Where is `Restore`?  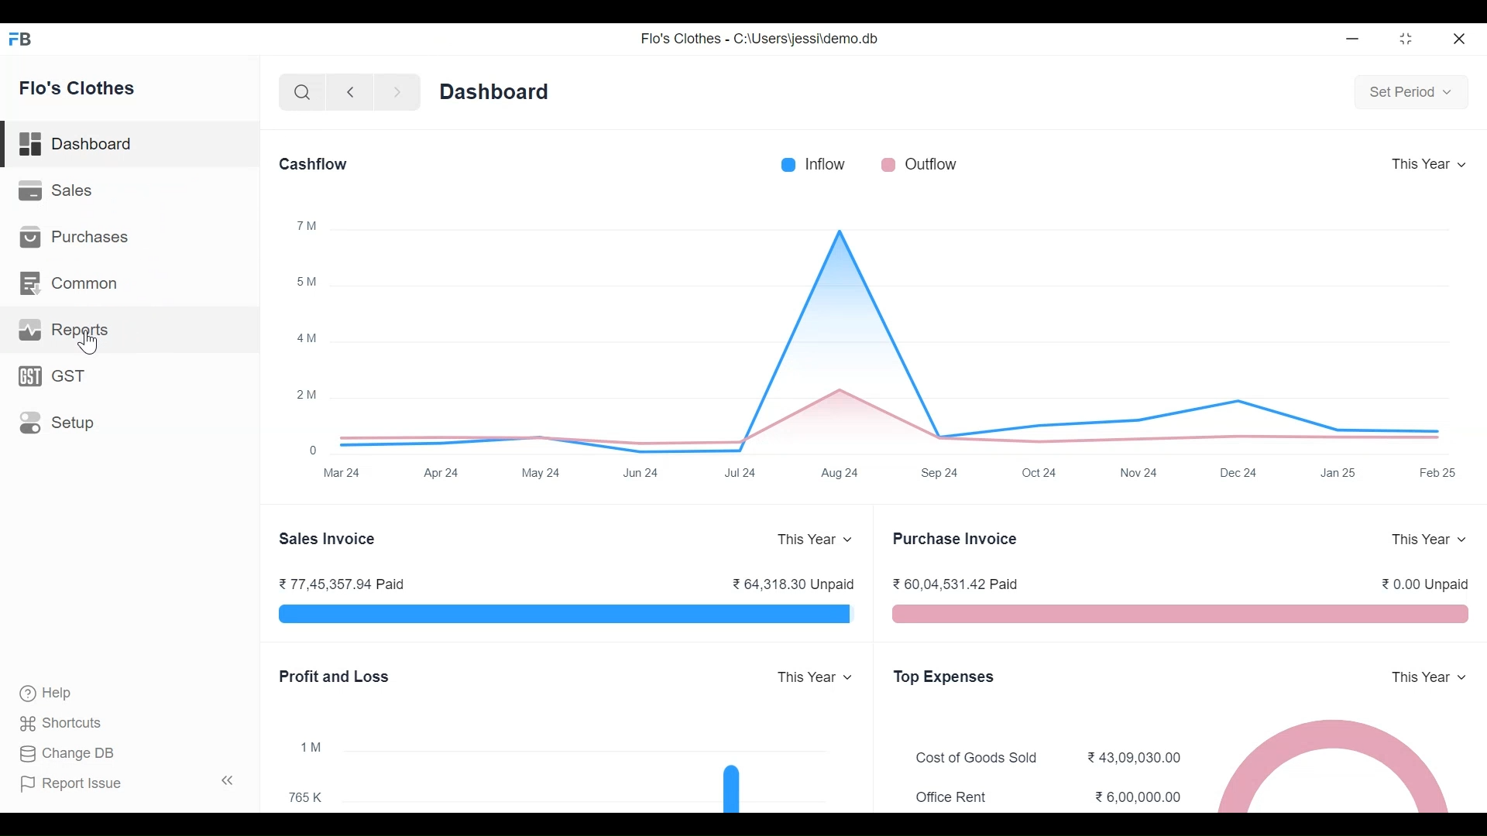 Restore is located at coordinates (1408, 38).